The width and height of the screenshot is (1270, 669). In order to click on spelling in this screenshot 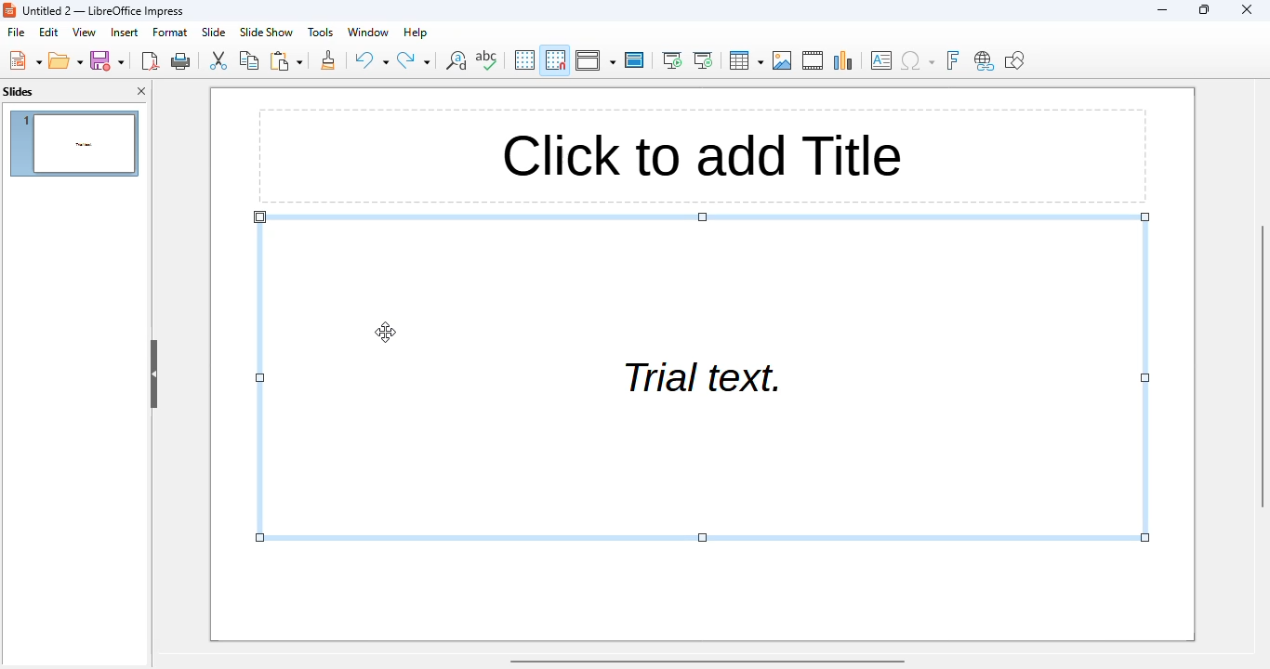, I will do `click(488, 60)`.